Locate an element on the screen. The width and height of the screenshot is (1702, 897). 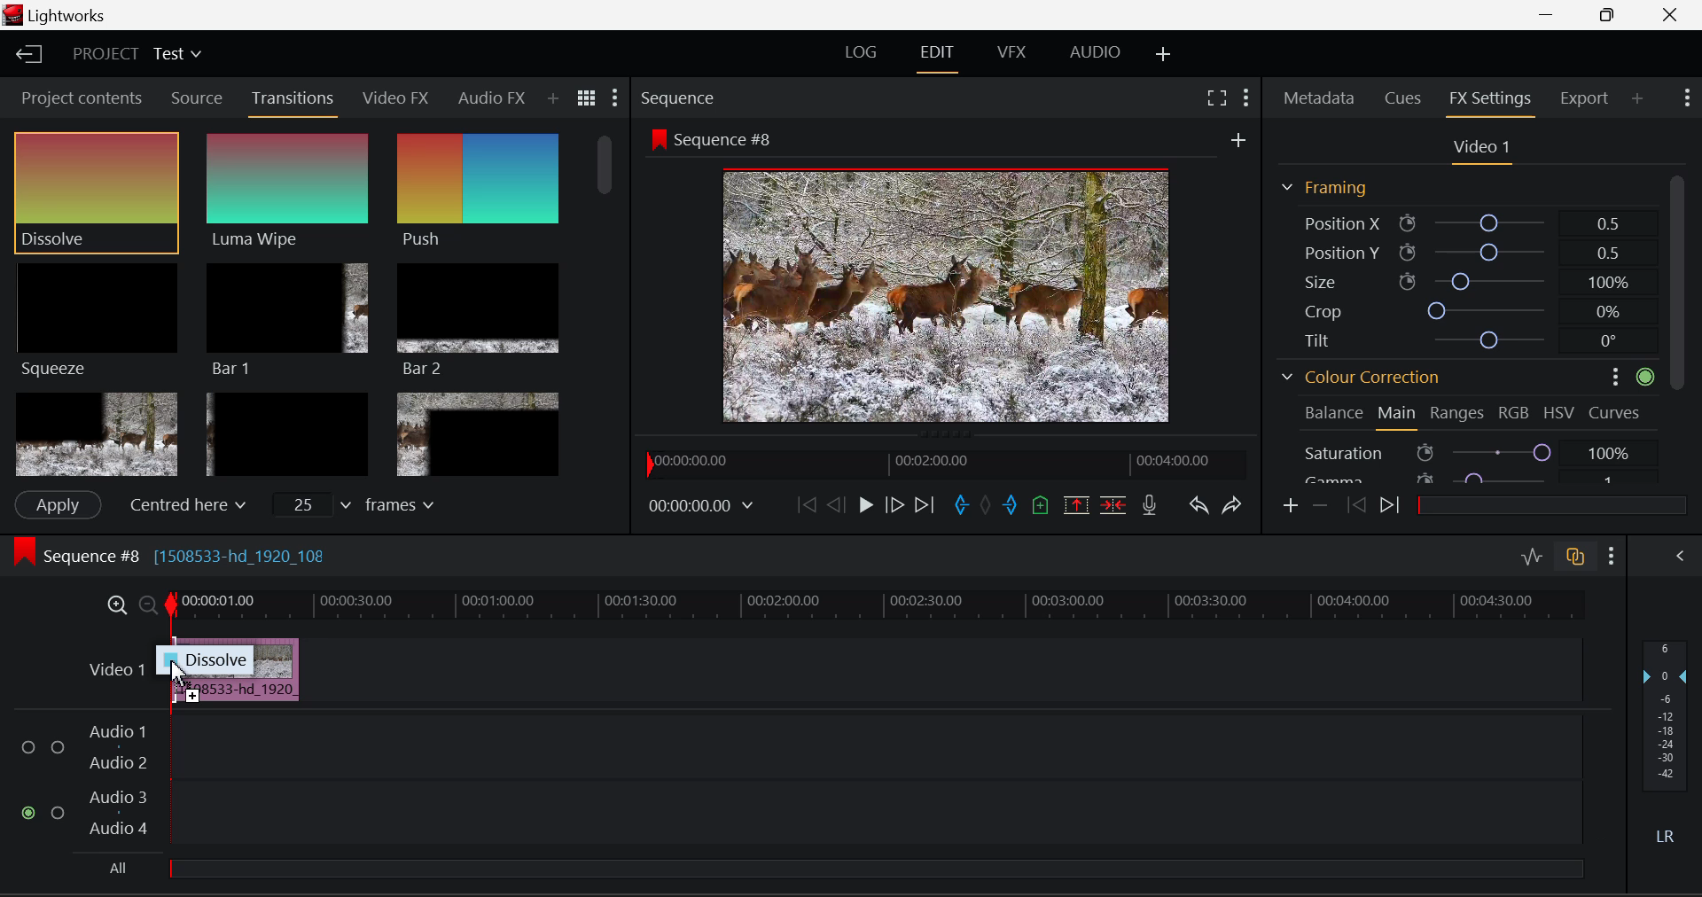
Audio 1 is located at coordinates (117, 732).